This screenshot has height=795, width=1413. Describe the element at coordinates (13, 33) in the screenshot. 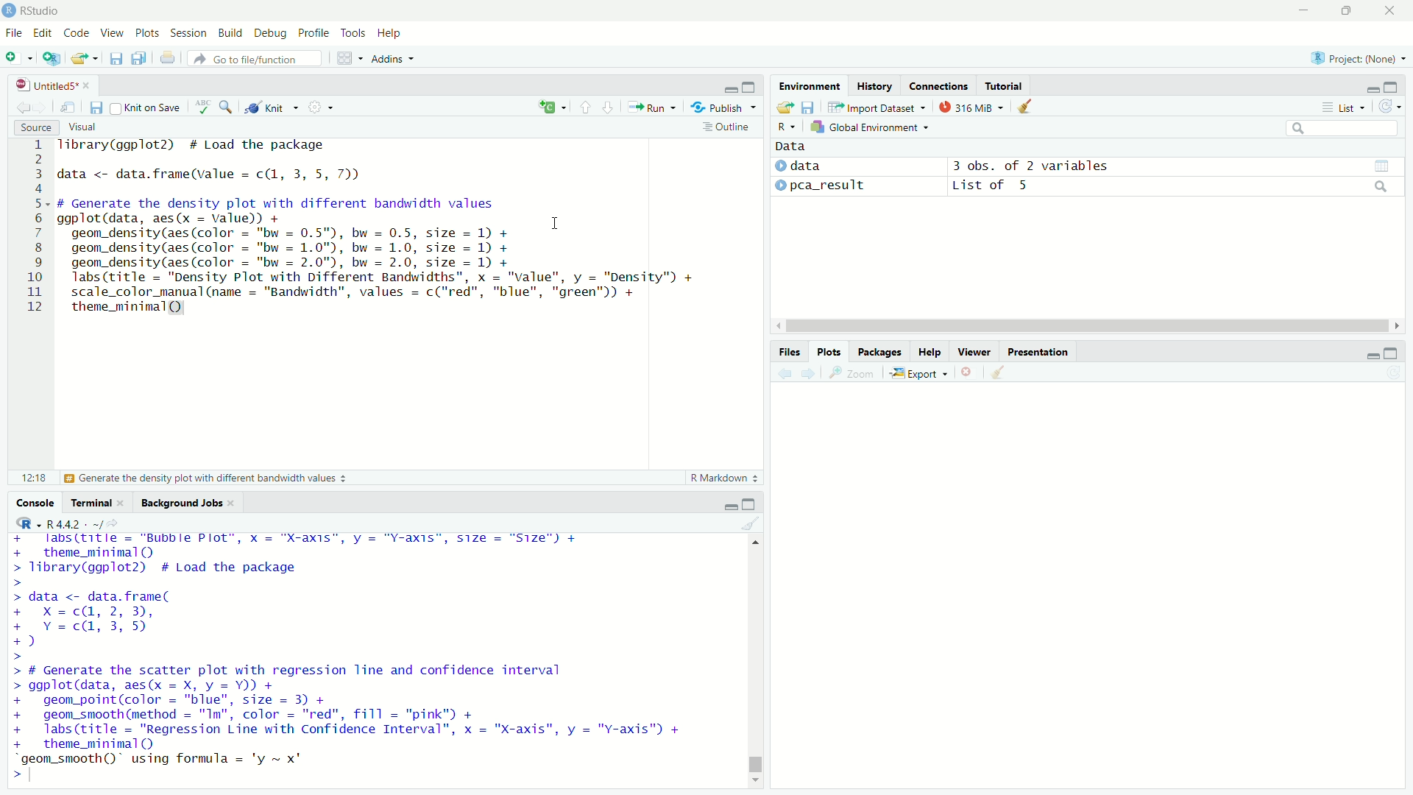

I see `File` at that location.